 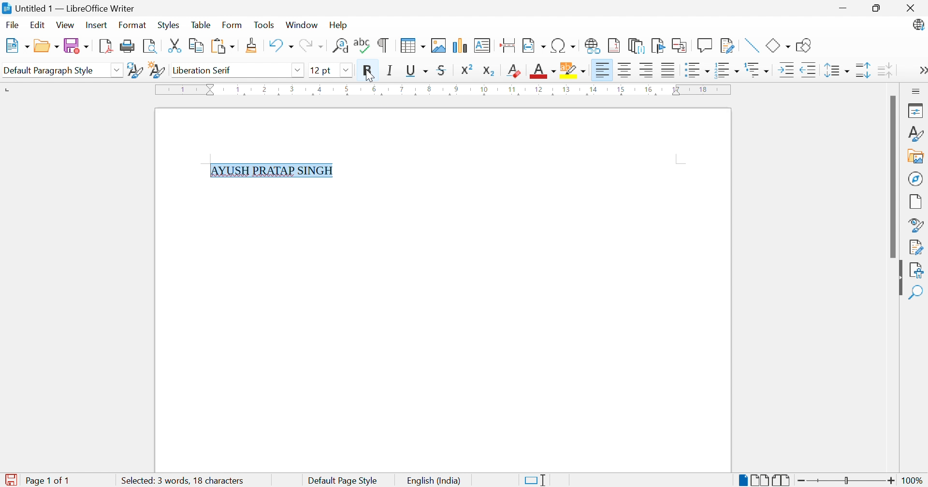 What do you see at coordinates (222, 45) in the screenshot?
I see `Paste` at bounding box center [222, 45].